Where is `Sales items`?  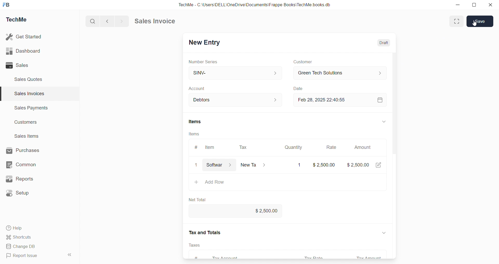
Sales items is located at coordinates (27, 136).